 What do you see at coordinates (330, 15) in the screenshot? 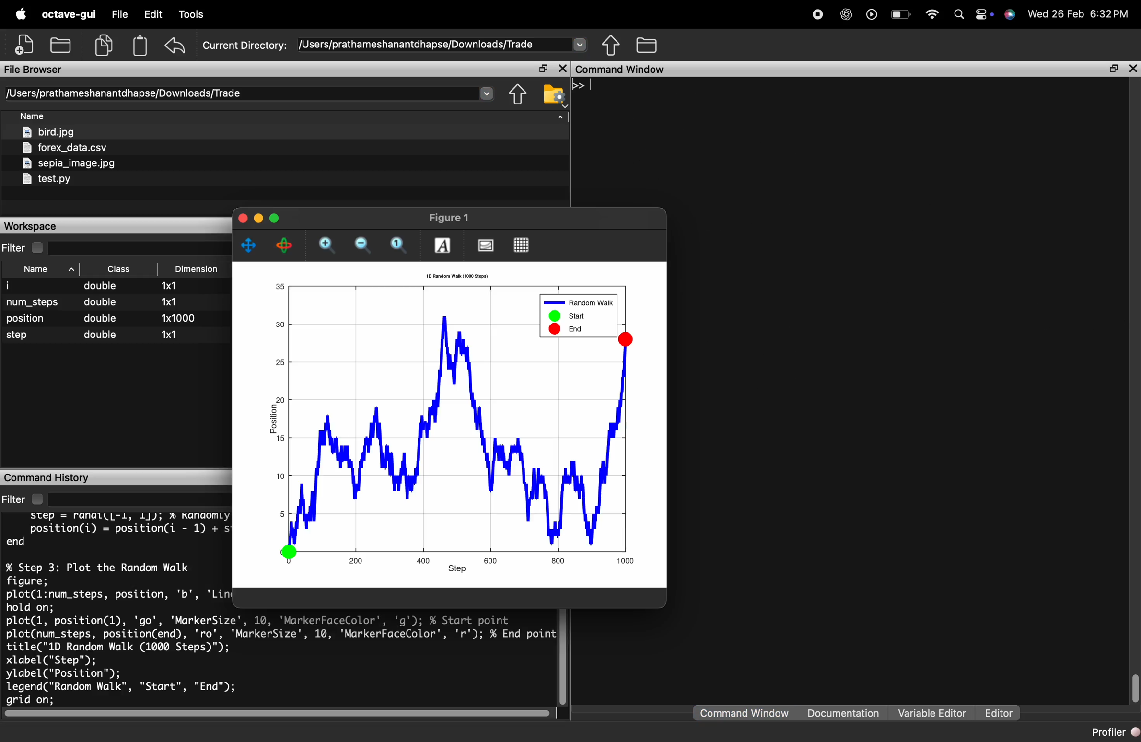
I see `help` at bounding box center [330, 15].